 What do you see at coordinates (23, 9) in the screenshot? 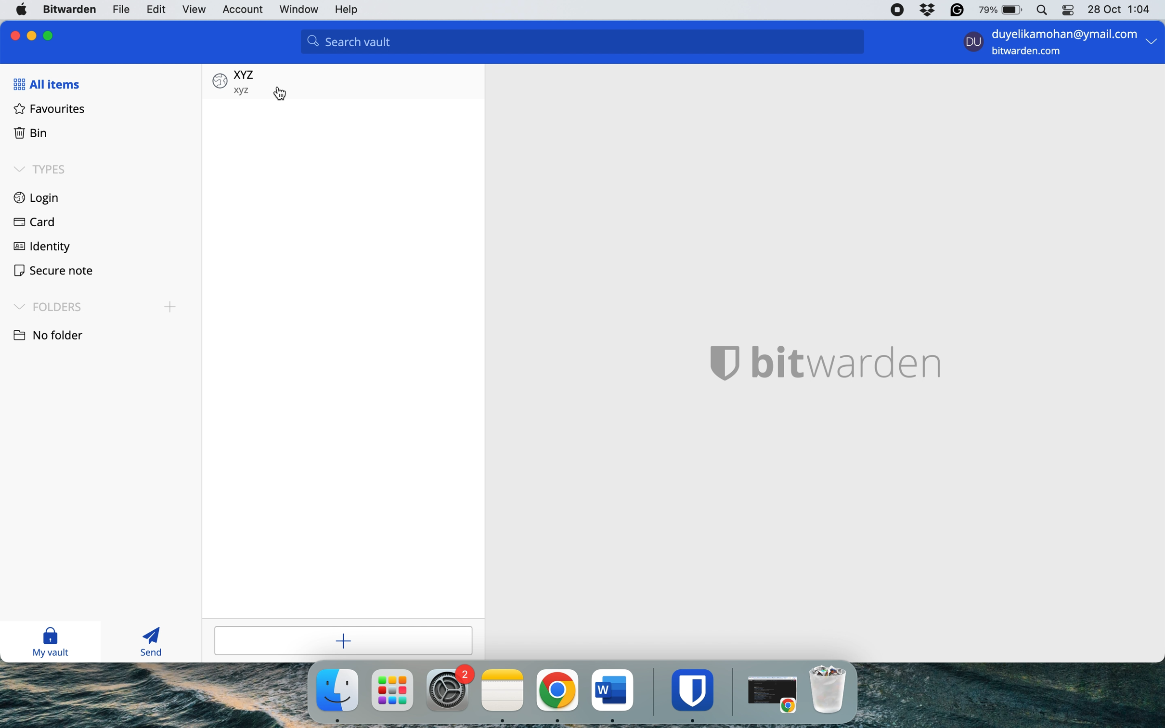
I see `system logo` at bounding box center [23, 9].